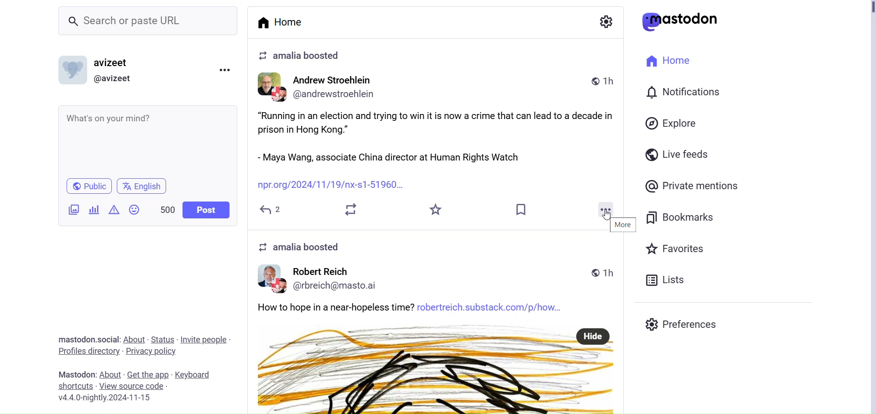 Image resolution: width=876 pixels, height=414 pixels. I want to click on hide, so click(593, 335).